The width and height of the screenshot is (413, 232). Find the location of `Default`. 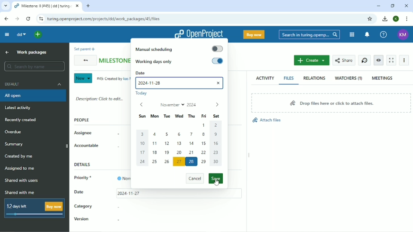

Default is located at coordinates (34, 84).